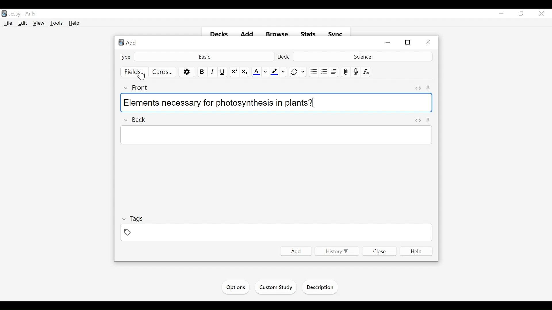 This screenshot has width=552, height=310. Describe the element at coordinates (366, 72) in the screenshot. I see `Equation` at that location.